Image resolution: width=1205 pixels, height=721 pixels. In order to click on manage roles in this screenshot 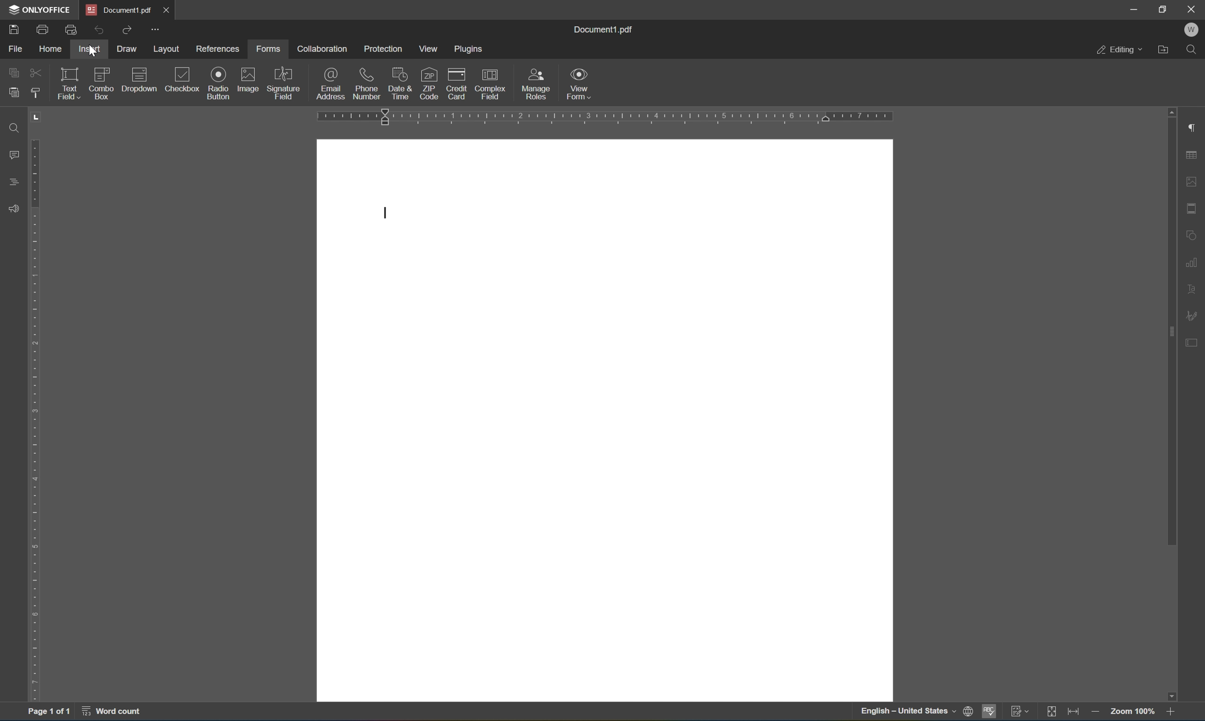, I will do `click(535, 85)`.